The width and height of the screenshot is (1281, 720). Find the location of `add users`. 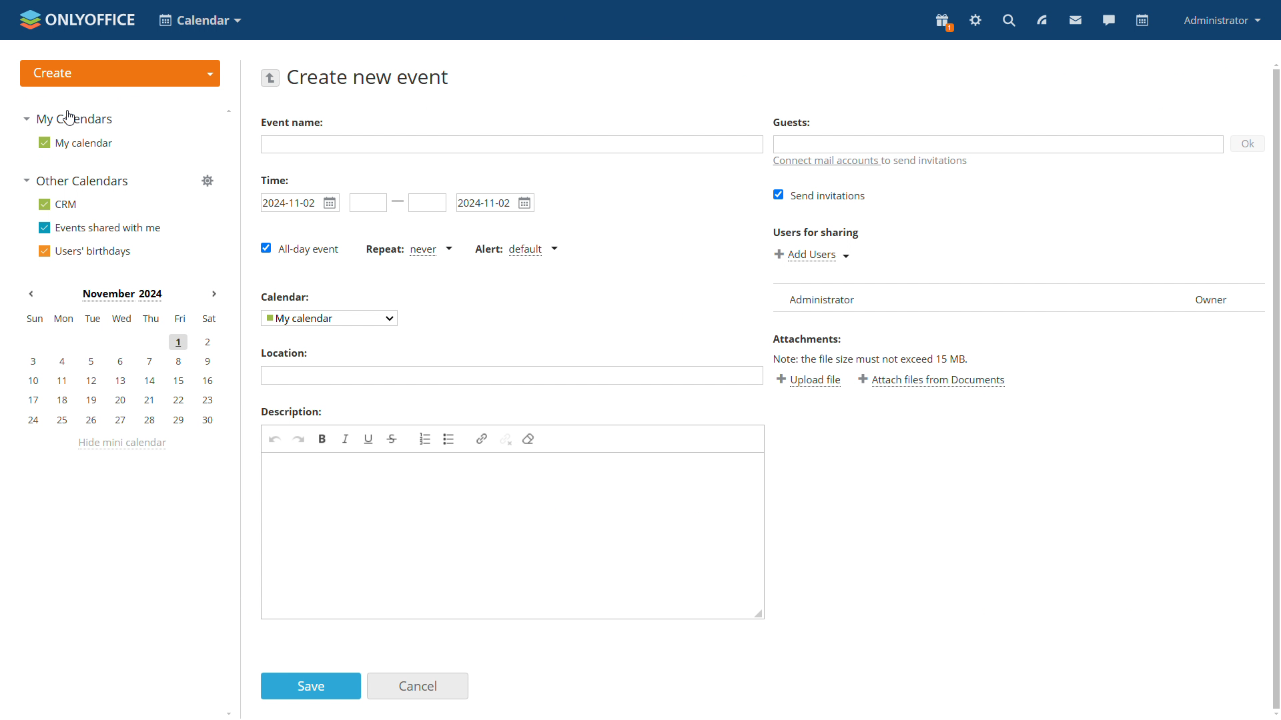

add users is located at coordinates (811, 253).